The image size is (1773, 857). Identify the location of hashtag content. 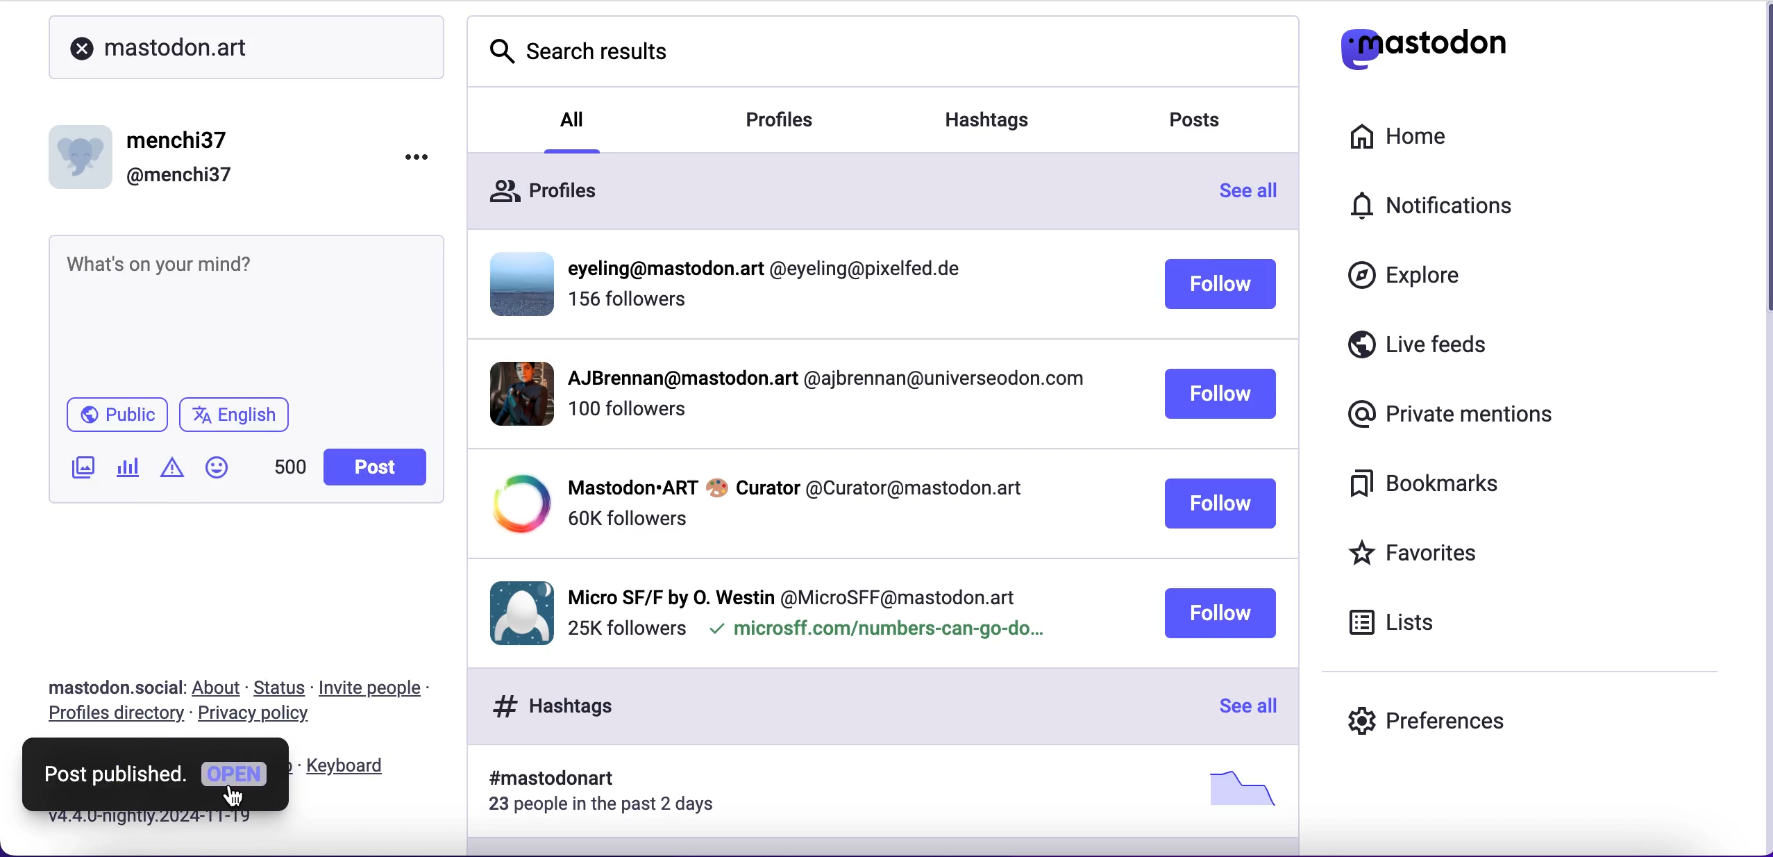
(113, 414).